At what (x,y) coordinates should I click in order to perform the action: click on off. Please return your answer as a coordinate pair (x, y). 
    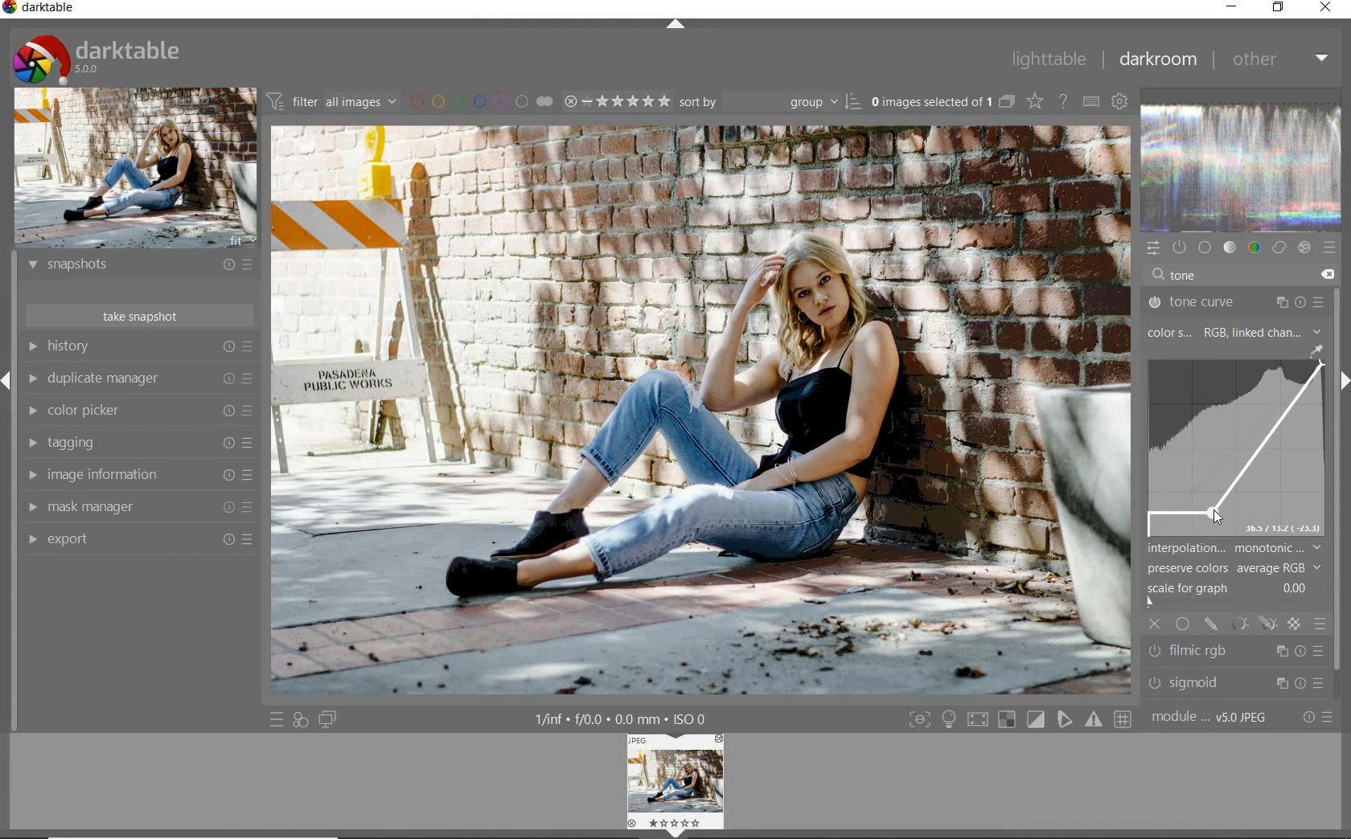
    Looking at the image, I should click on (1156, 624).